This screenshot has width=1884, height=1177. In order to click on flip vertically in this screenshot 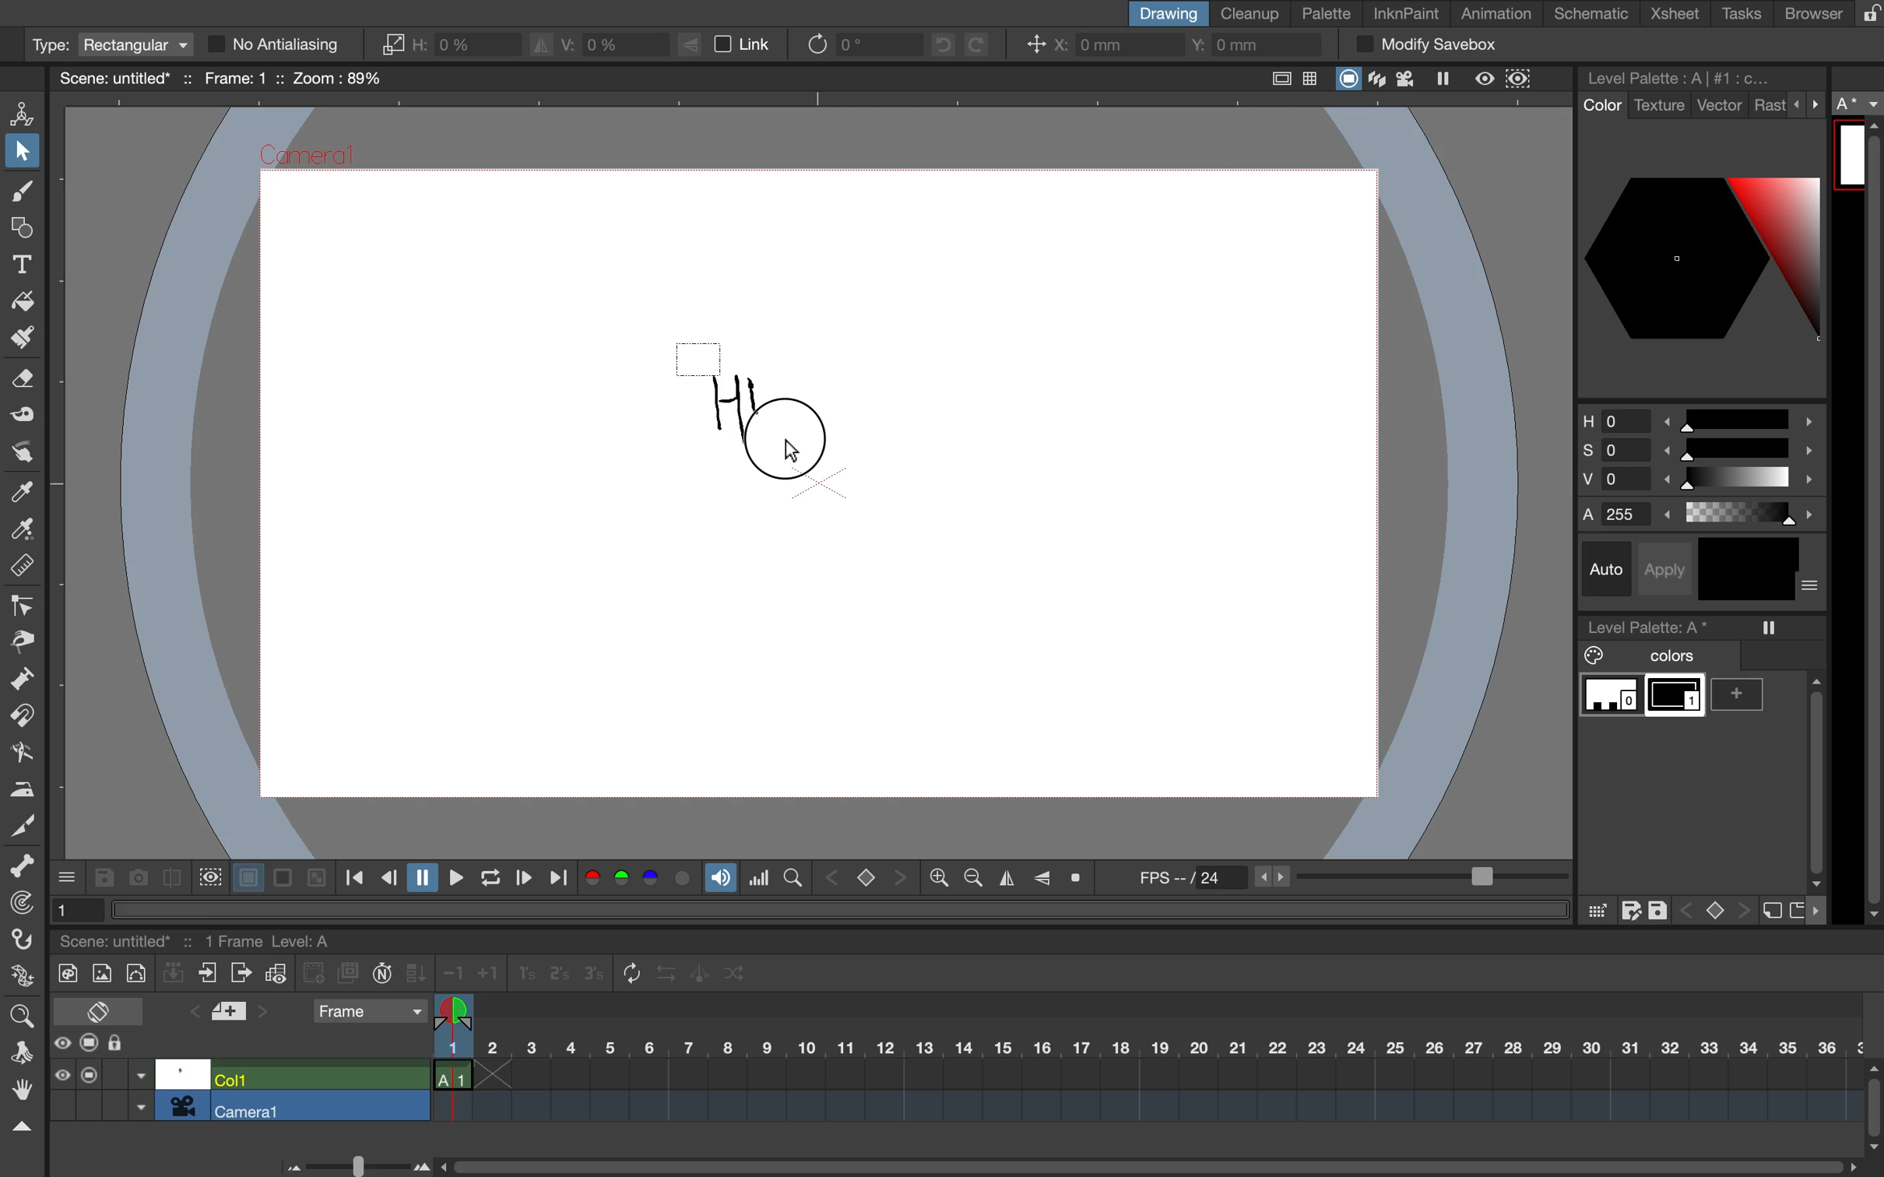, I will do `click(1042, 876)`.